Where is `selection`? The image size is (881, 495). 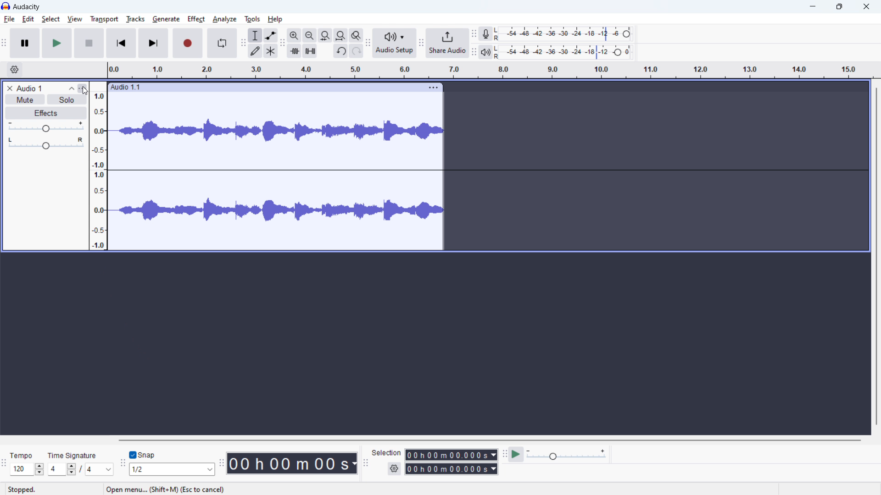
selection is located at coordinates (387, 452).